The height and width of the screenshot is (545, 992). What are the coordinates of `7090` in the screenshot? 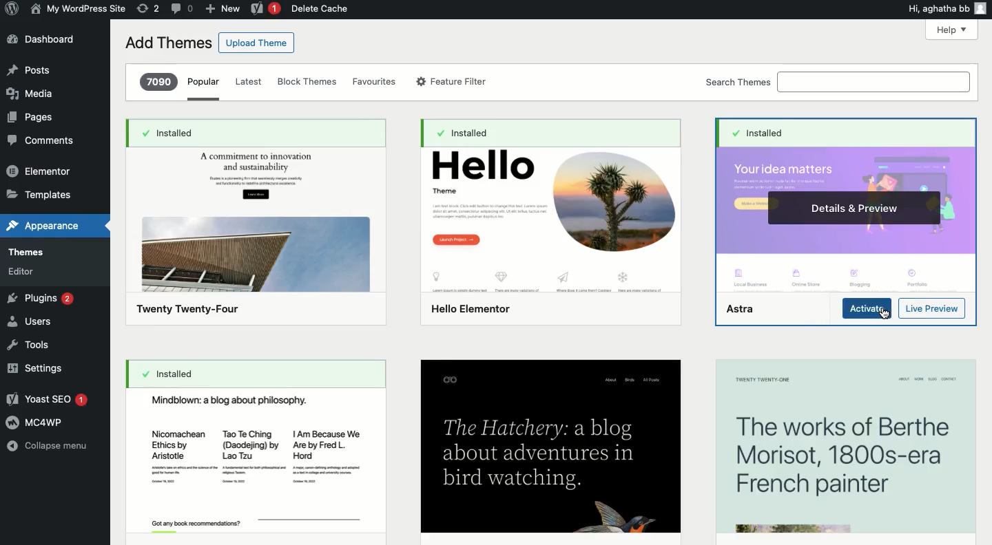 It's located at (158, 82).